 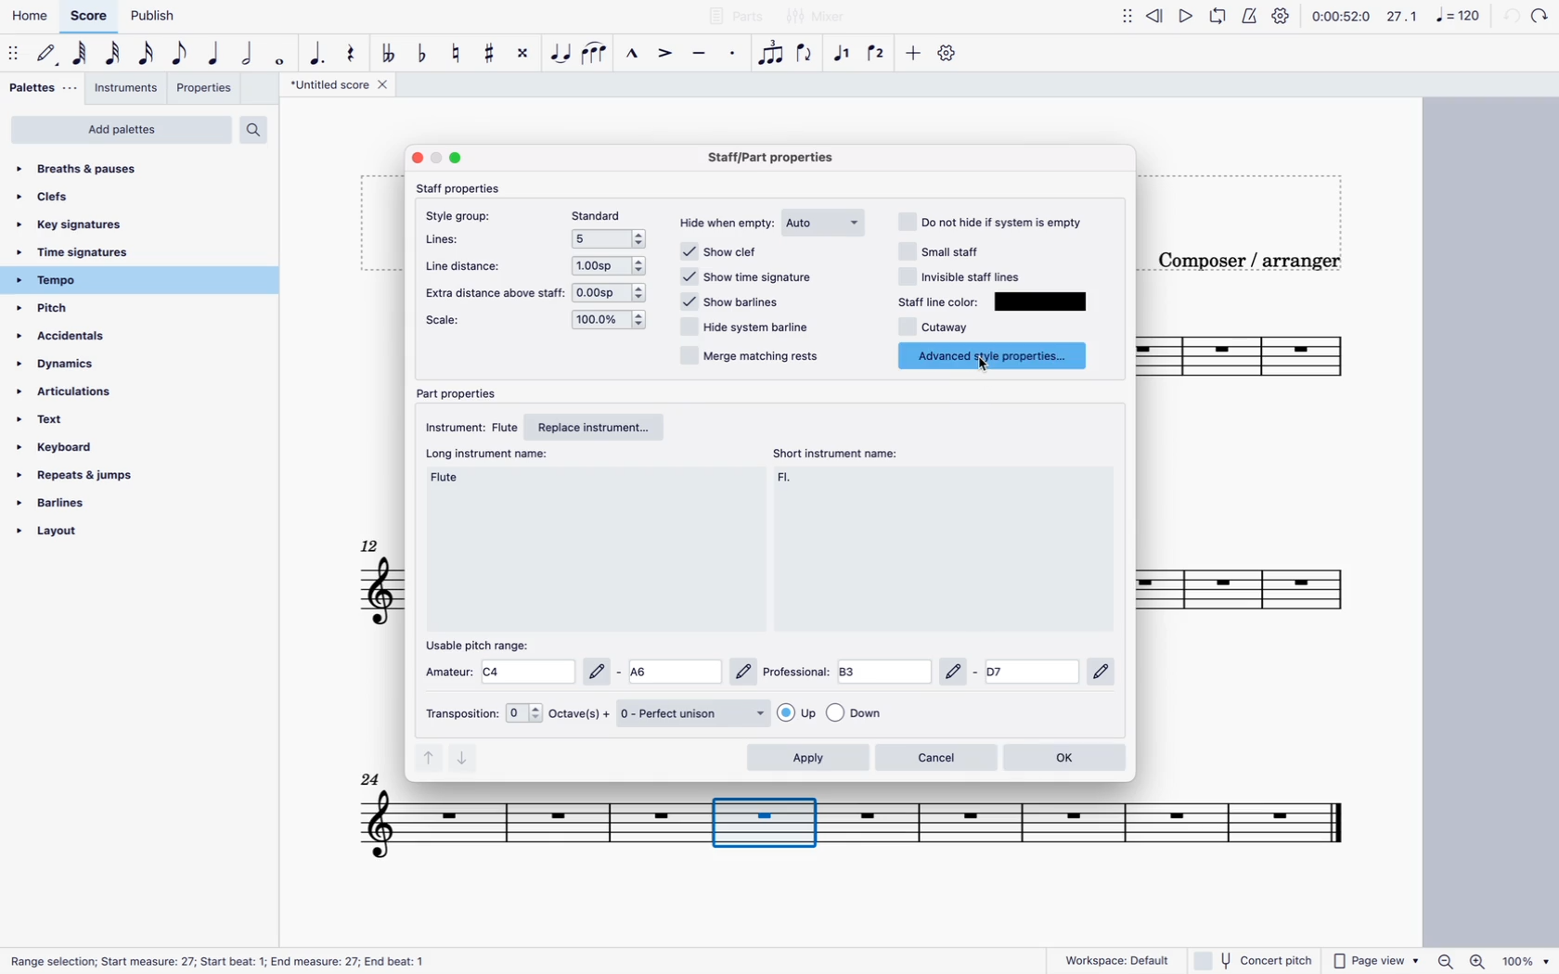 What do you see at coordinates (40, 87) in the screenshot?
I see `palettes` at bounding box center [40, 87].